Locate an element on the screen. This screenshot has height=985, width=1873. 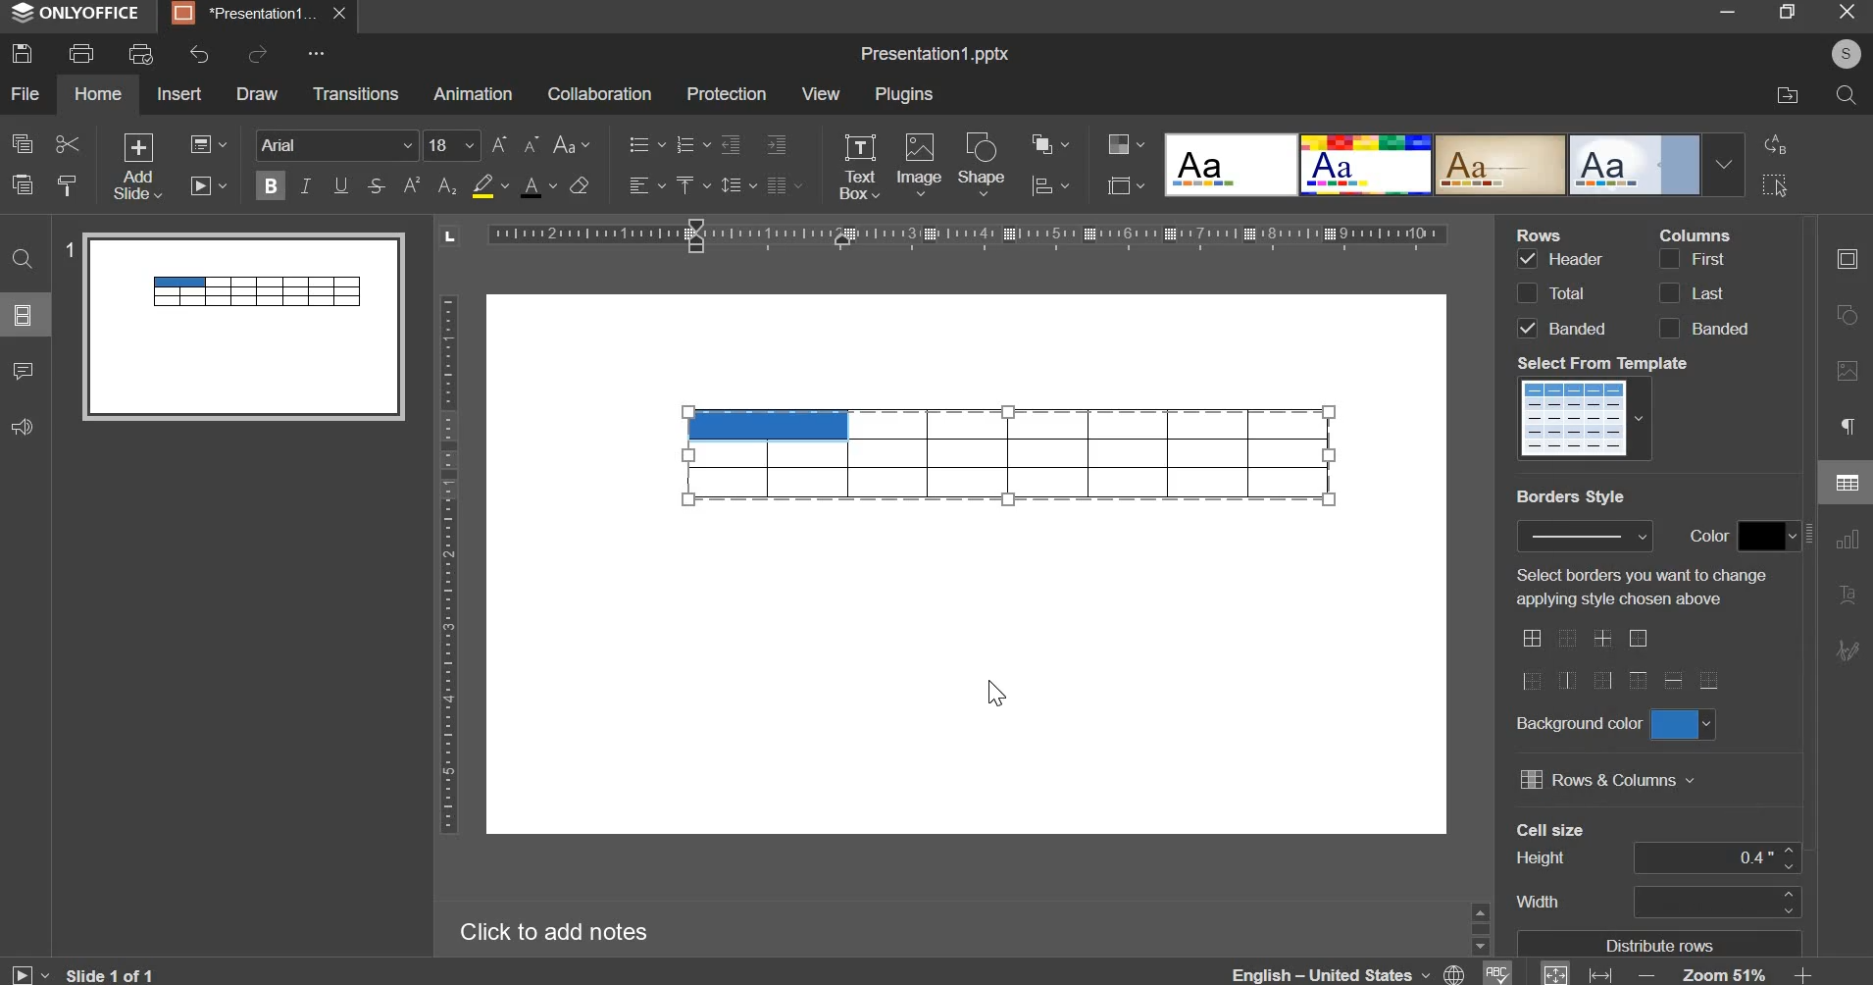
draw is located at coordinates (258, 93).